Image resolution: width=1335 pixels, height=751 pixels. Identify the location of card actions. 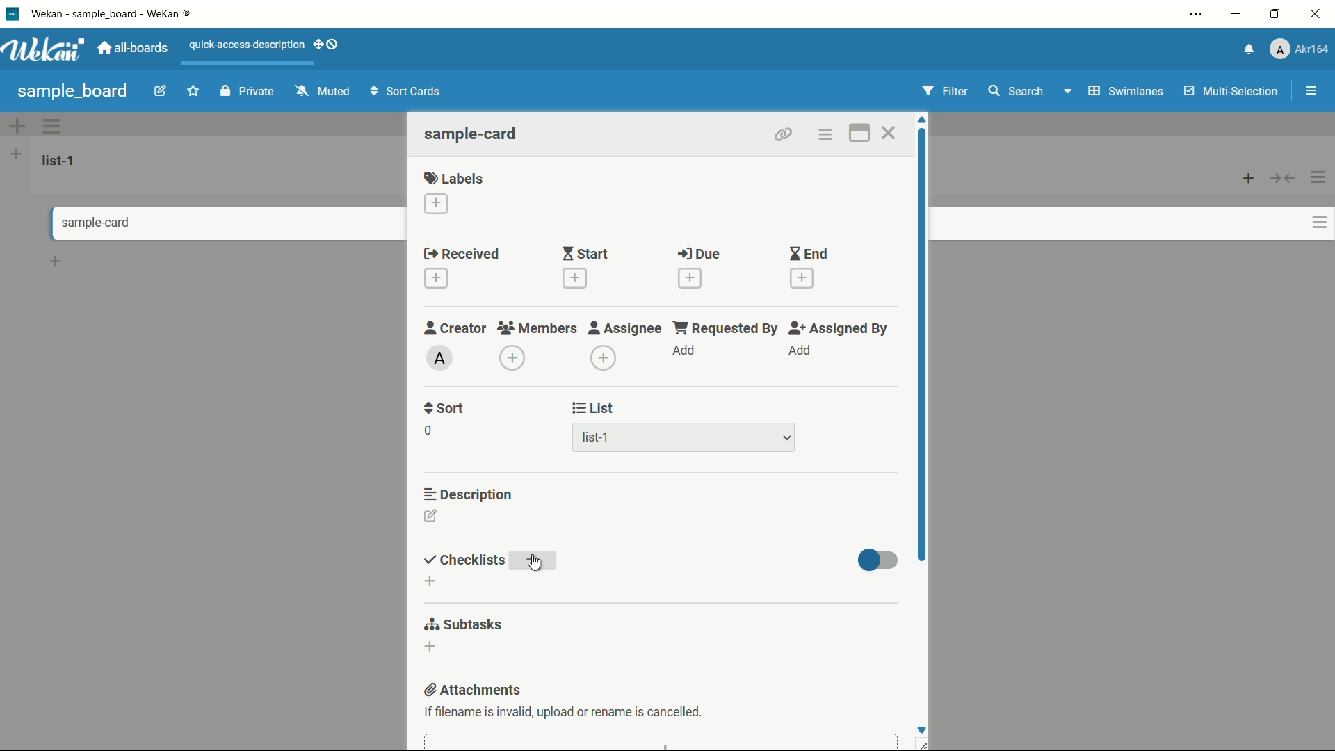
(1320, 223).